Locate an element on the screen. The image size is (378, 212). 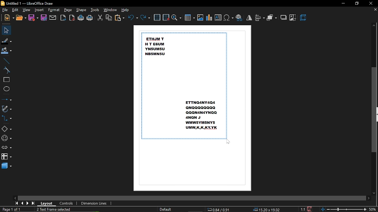
insert symbol is located at coordinates (228, 18).